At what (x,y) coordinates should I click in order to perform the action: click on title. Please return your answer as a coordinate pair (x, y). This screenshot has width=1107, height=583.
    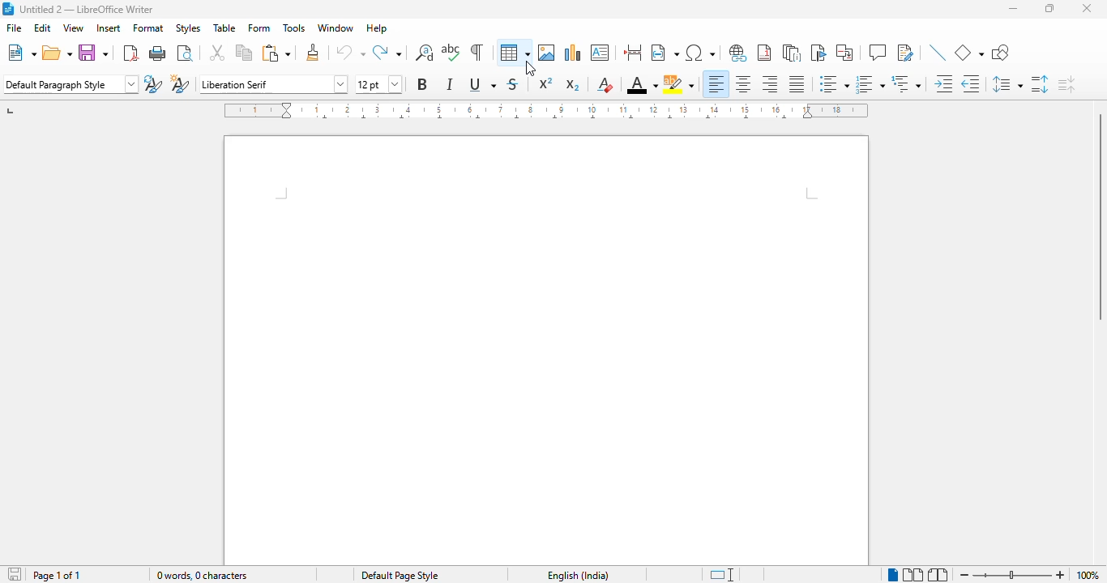
    Looking at the image, I should click on (88, 10).